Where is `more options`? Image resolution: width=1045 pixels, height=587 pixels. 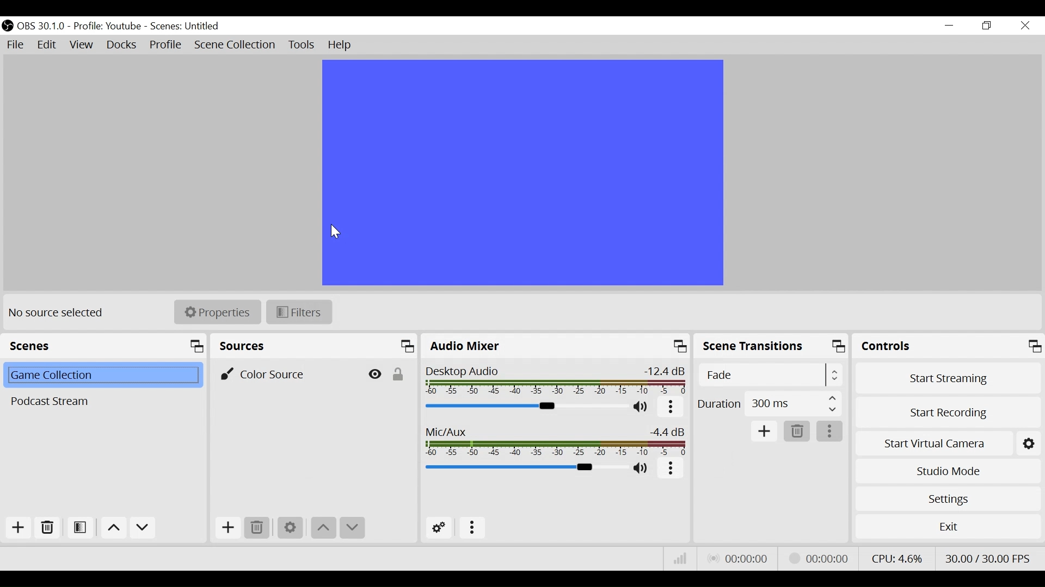
more options is located at coordinates (473, 529).